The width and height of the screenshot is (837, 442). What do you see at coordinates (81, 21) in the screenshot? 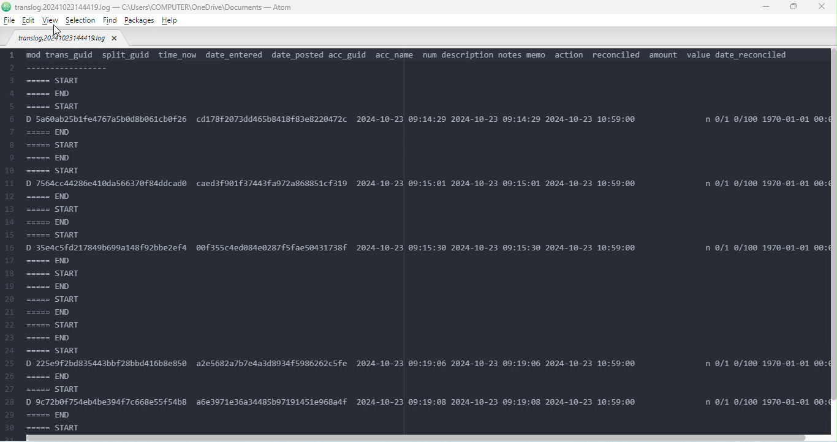
I see `Selection` at bounding box center [81, 21].